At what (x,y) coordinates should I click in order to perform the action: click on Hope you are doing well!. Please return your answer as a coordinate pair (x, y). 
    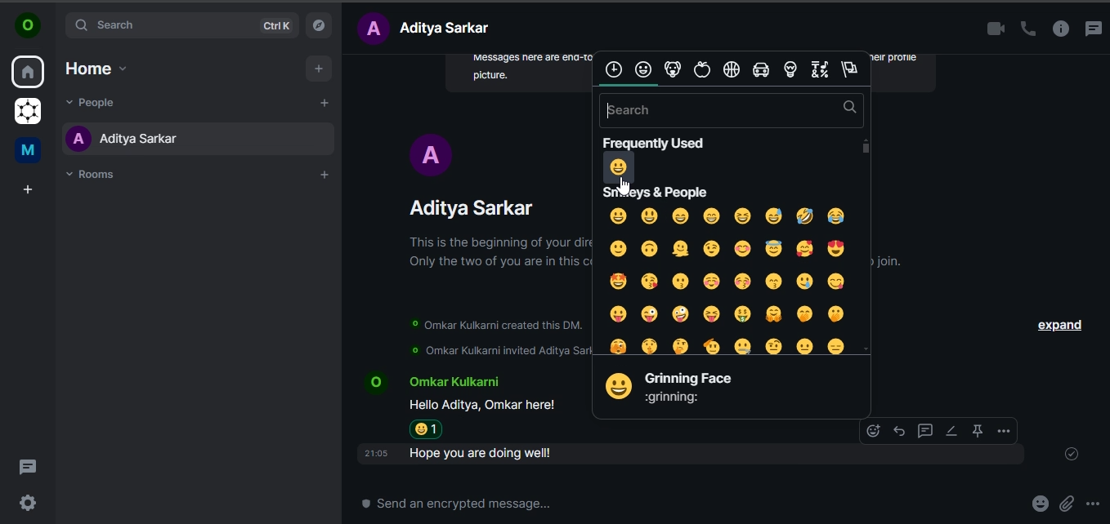
    Looking at the image, I should click on (488, 454).